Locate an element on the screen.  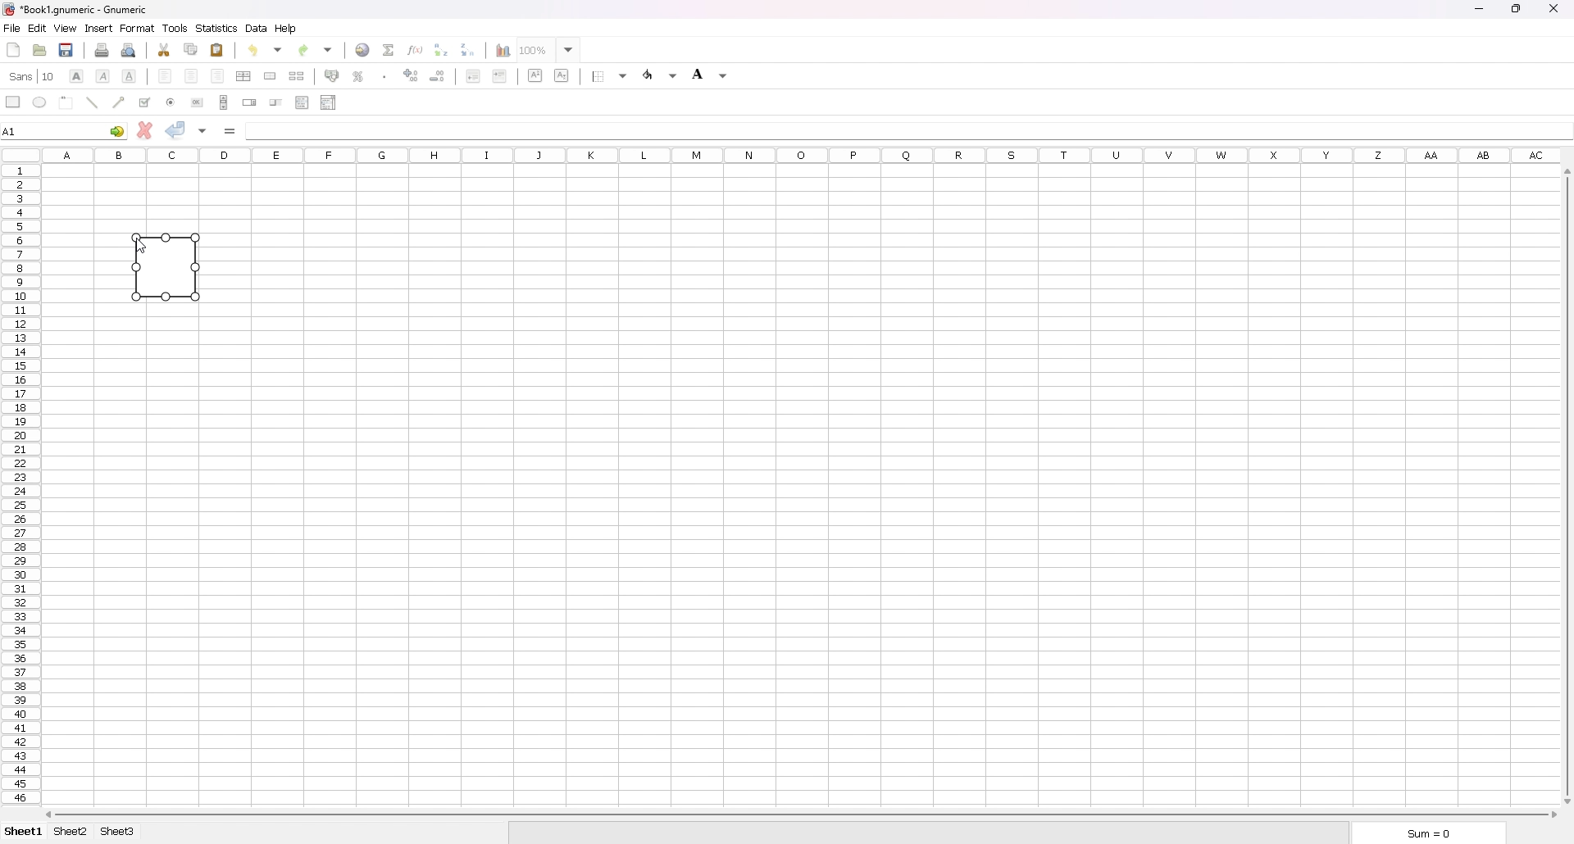
spin button is located at coordinates (249, 103).